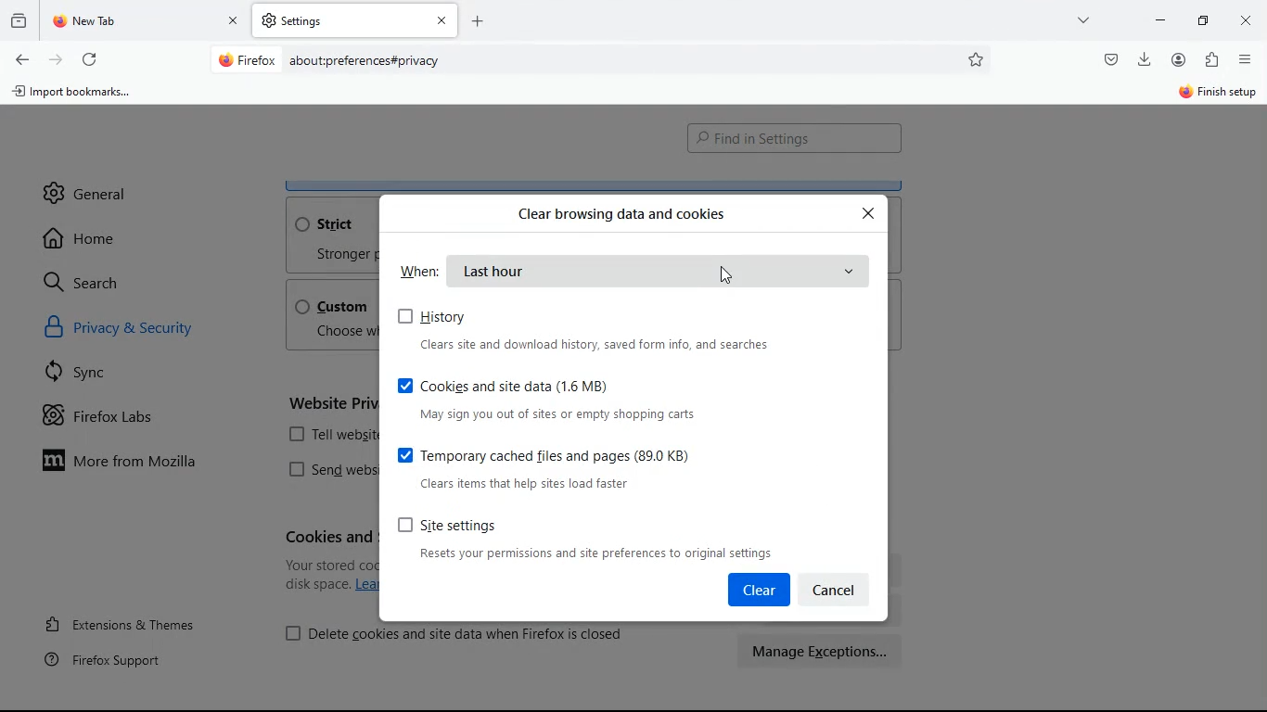 This screenshot has height=712, width=1267. I want to click on manage exceptions, so click(822, 651).